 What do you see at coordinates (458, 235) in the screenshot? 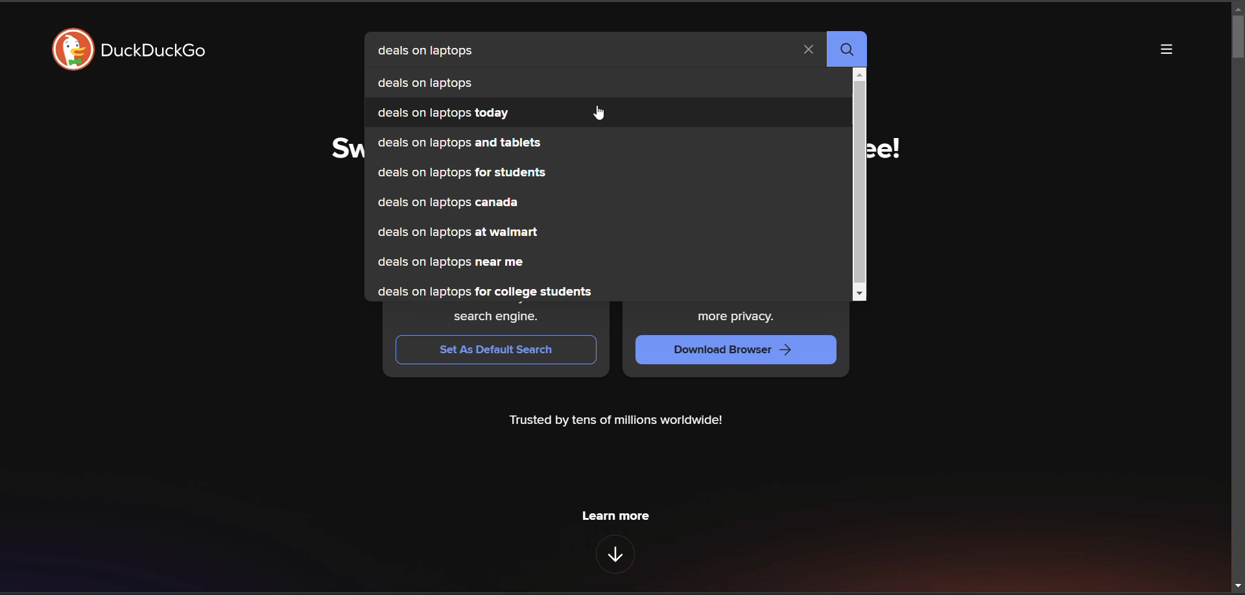
I see `deals on laptops at walmart` at bounding box center [458, 235].